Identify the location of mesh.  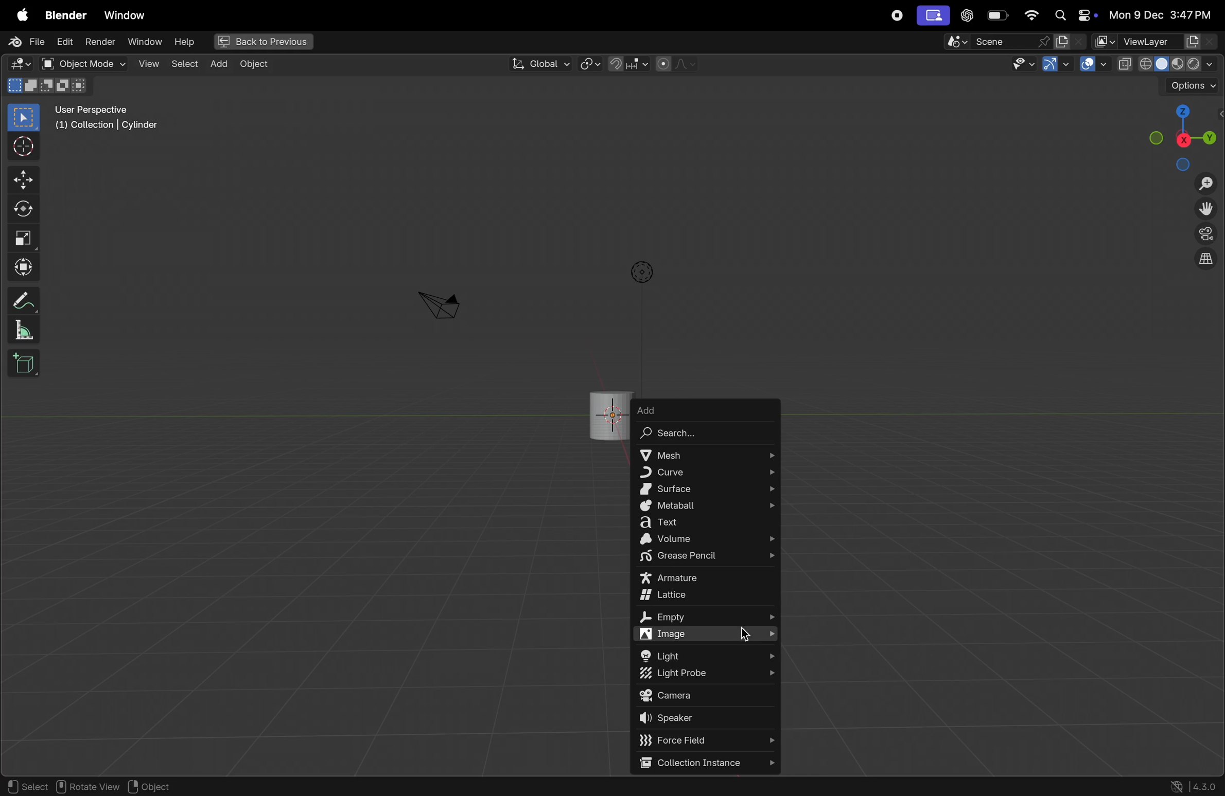
(706, 454).